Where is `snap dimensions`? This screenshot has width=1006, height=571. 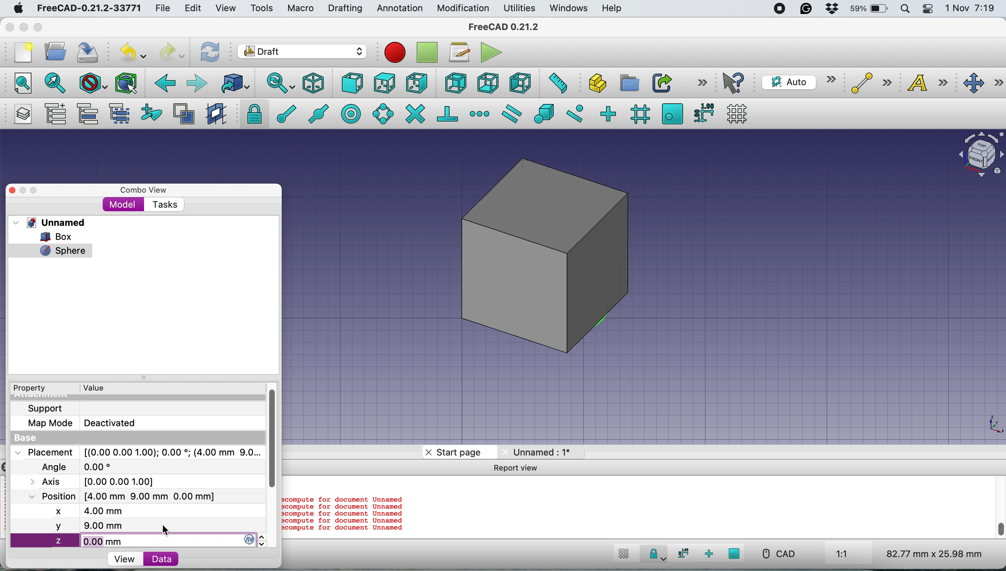 snap dimensions is located at coordinates (681, 553).